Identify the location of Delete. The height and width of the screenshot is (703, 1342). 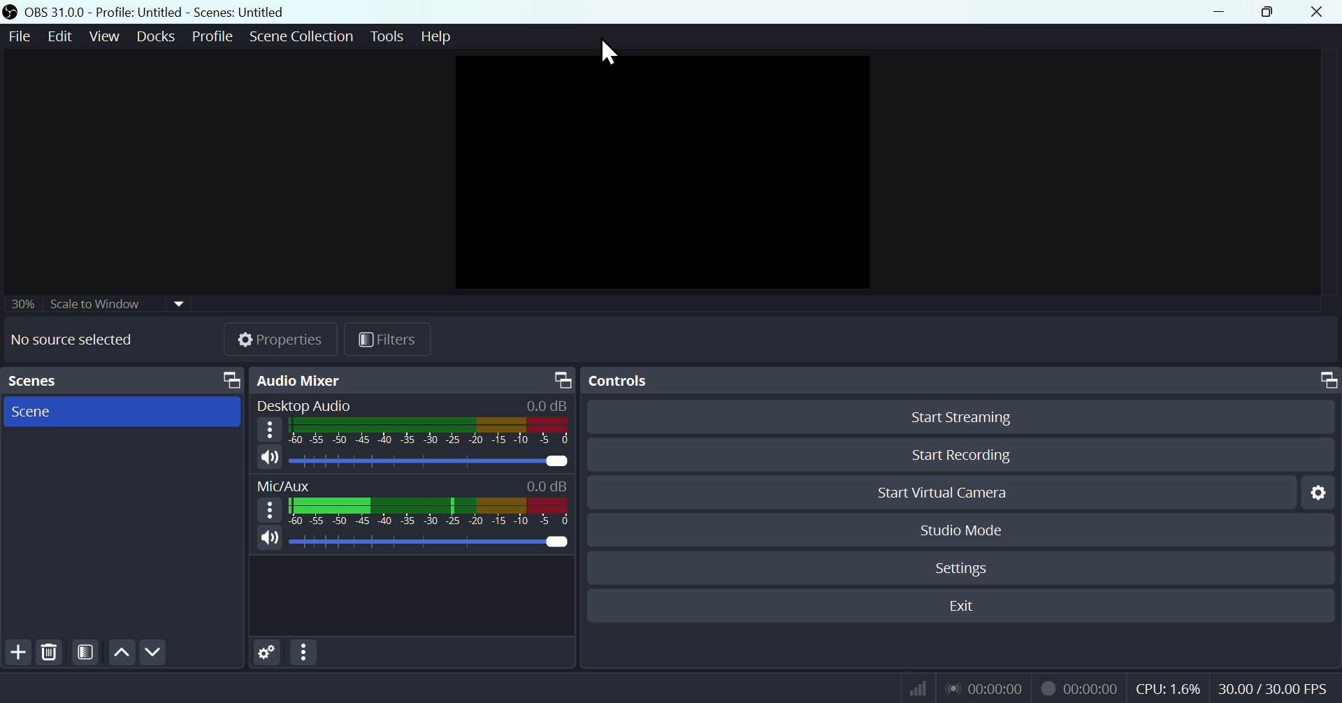
(49, 651).